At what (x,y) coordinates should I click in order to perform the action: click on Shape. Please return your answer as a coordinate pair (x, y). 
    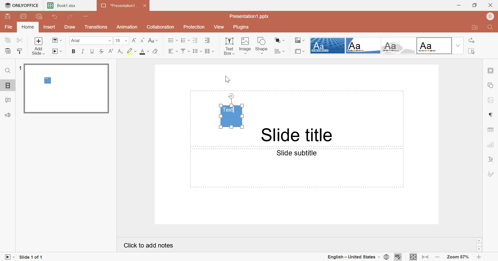
    Looking at the image, I should click on (232, 116).